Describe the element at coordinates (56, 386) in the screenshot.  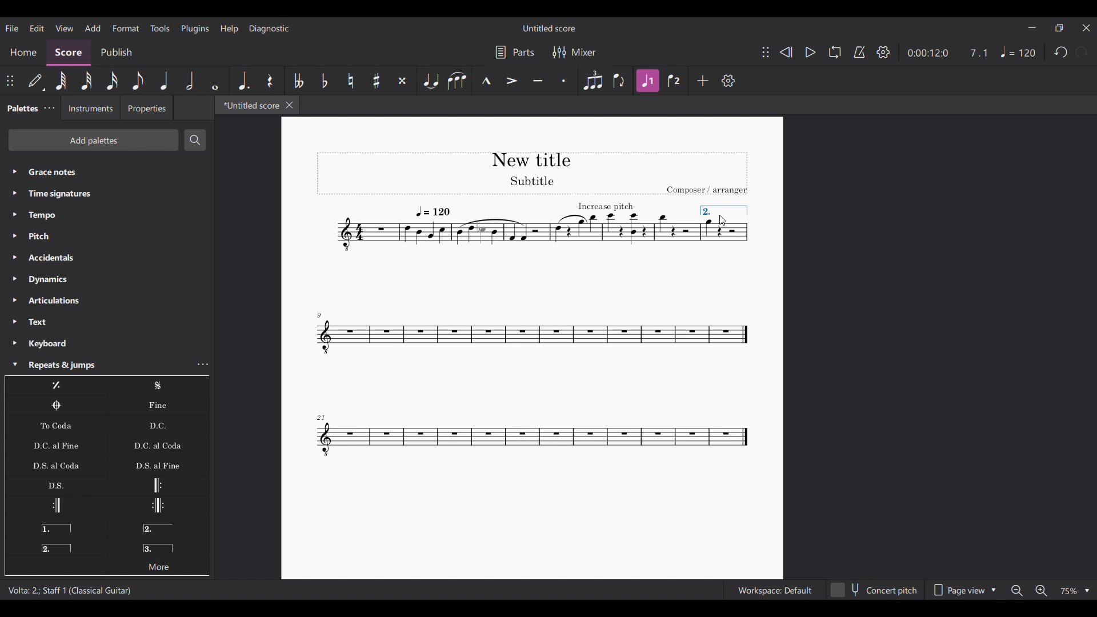
I see `Repeat last measure` at that location.